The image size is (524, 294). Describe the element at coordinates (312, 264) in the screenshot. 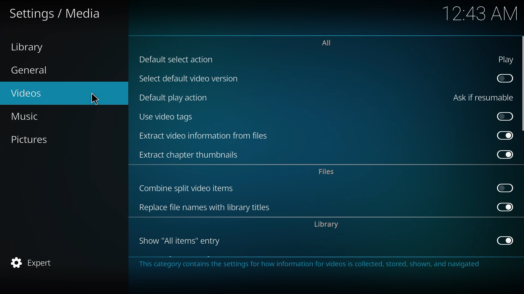

I see `info` at that location.